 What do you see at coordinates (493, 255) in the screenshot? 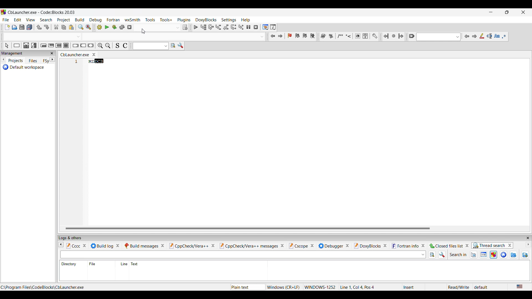
I see `Search in project files, current selection highlighted` at bounding box center [493, 255].